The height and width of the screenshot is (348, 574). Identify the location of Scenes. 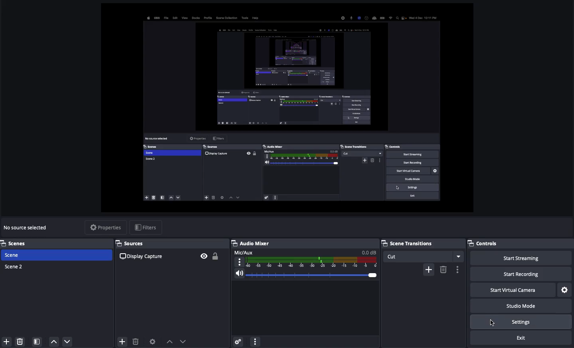
(18, 243).